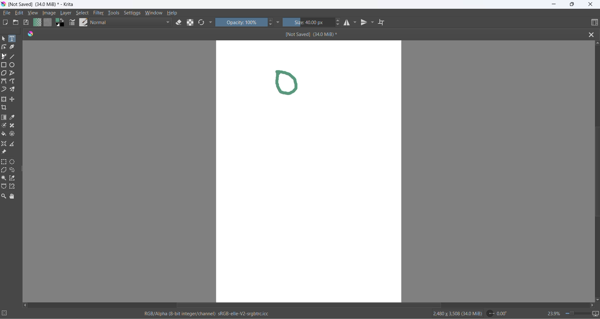  Describe the element at coordinates (4, 82) in the screenshot. I see `Bezier tool ` at that location.